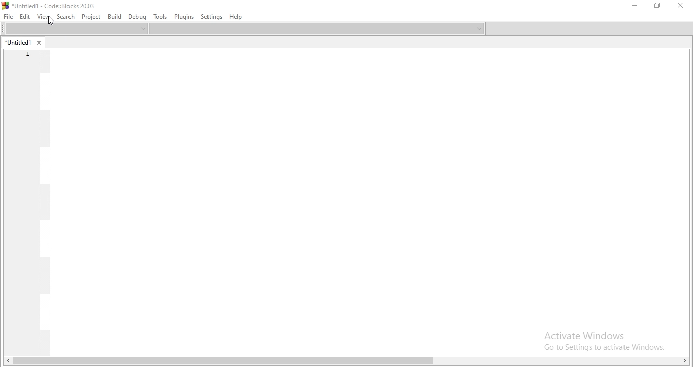 Image resolution: width=693 pixels, height=367 pixels. I want to click on Close, so click(678, 7).